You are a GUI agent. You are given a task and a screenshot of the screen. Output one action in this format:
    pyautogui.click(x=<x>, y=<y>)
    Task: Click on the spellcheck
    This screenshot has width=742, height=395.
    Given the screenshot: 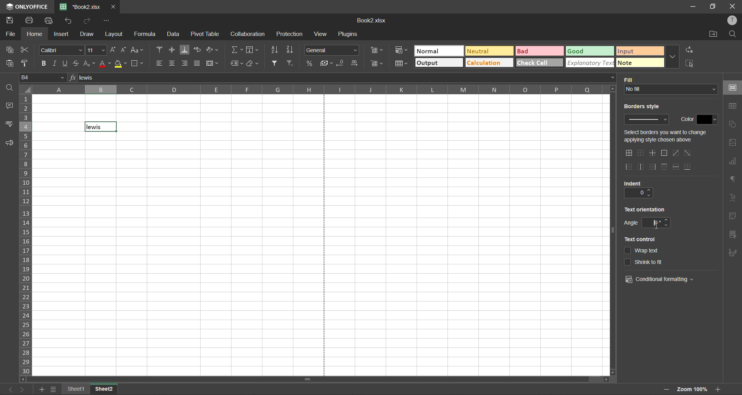 What is the action you would take?
    pyautogui.click(x=9, y=124)
    